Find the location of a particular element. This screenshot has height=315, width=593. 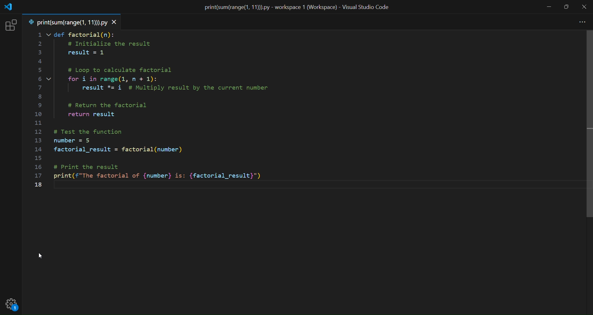

minimize is located at coordinates (549, 7).